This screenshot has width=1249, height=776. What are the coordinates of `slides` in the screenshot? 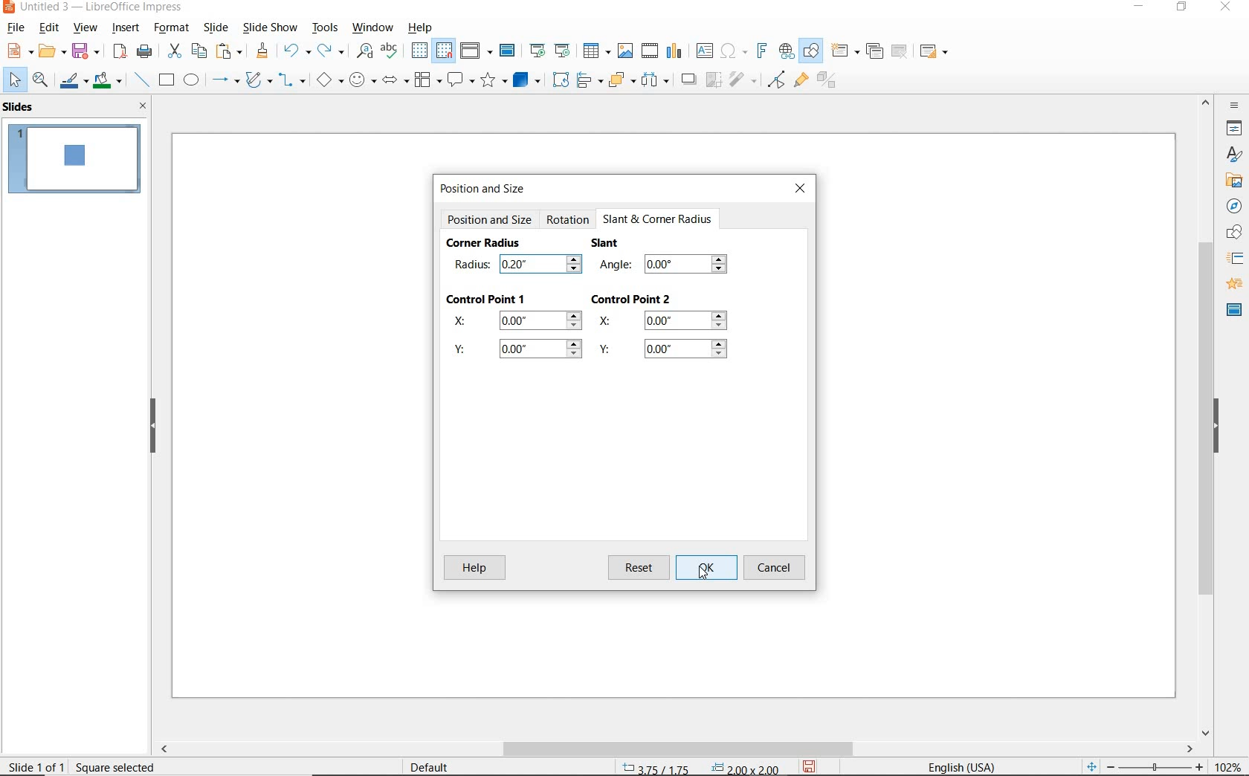 It's located at (21, 108).